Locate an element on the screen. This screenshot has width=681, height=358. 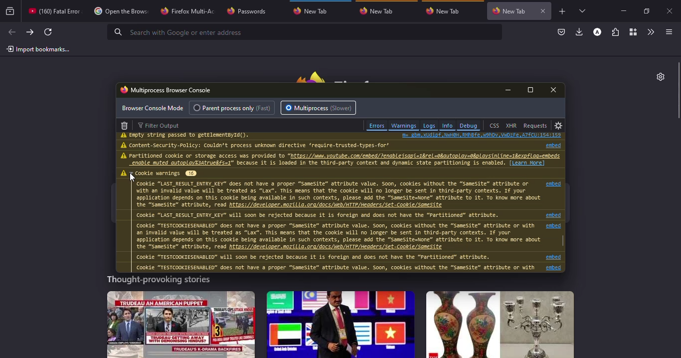
tab is located at coordinates (314, 11).